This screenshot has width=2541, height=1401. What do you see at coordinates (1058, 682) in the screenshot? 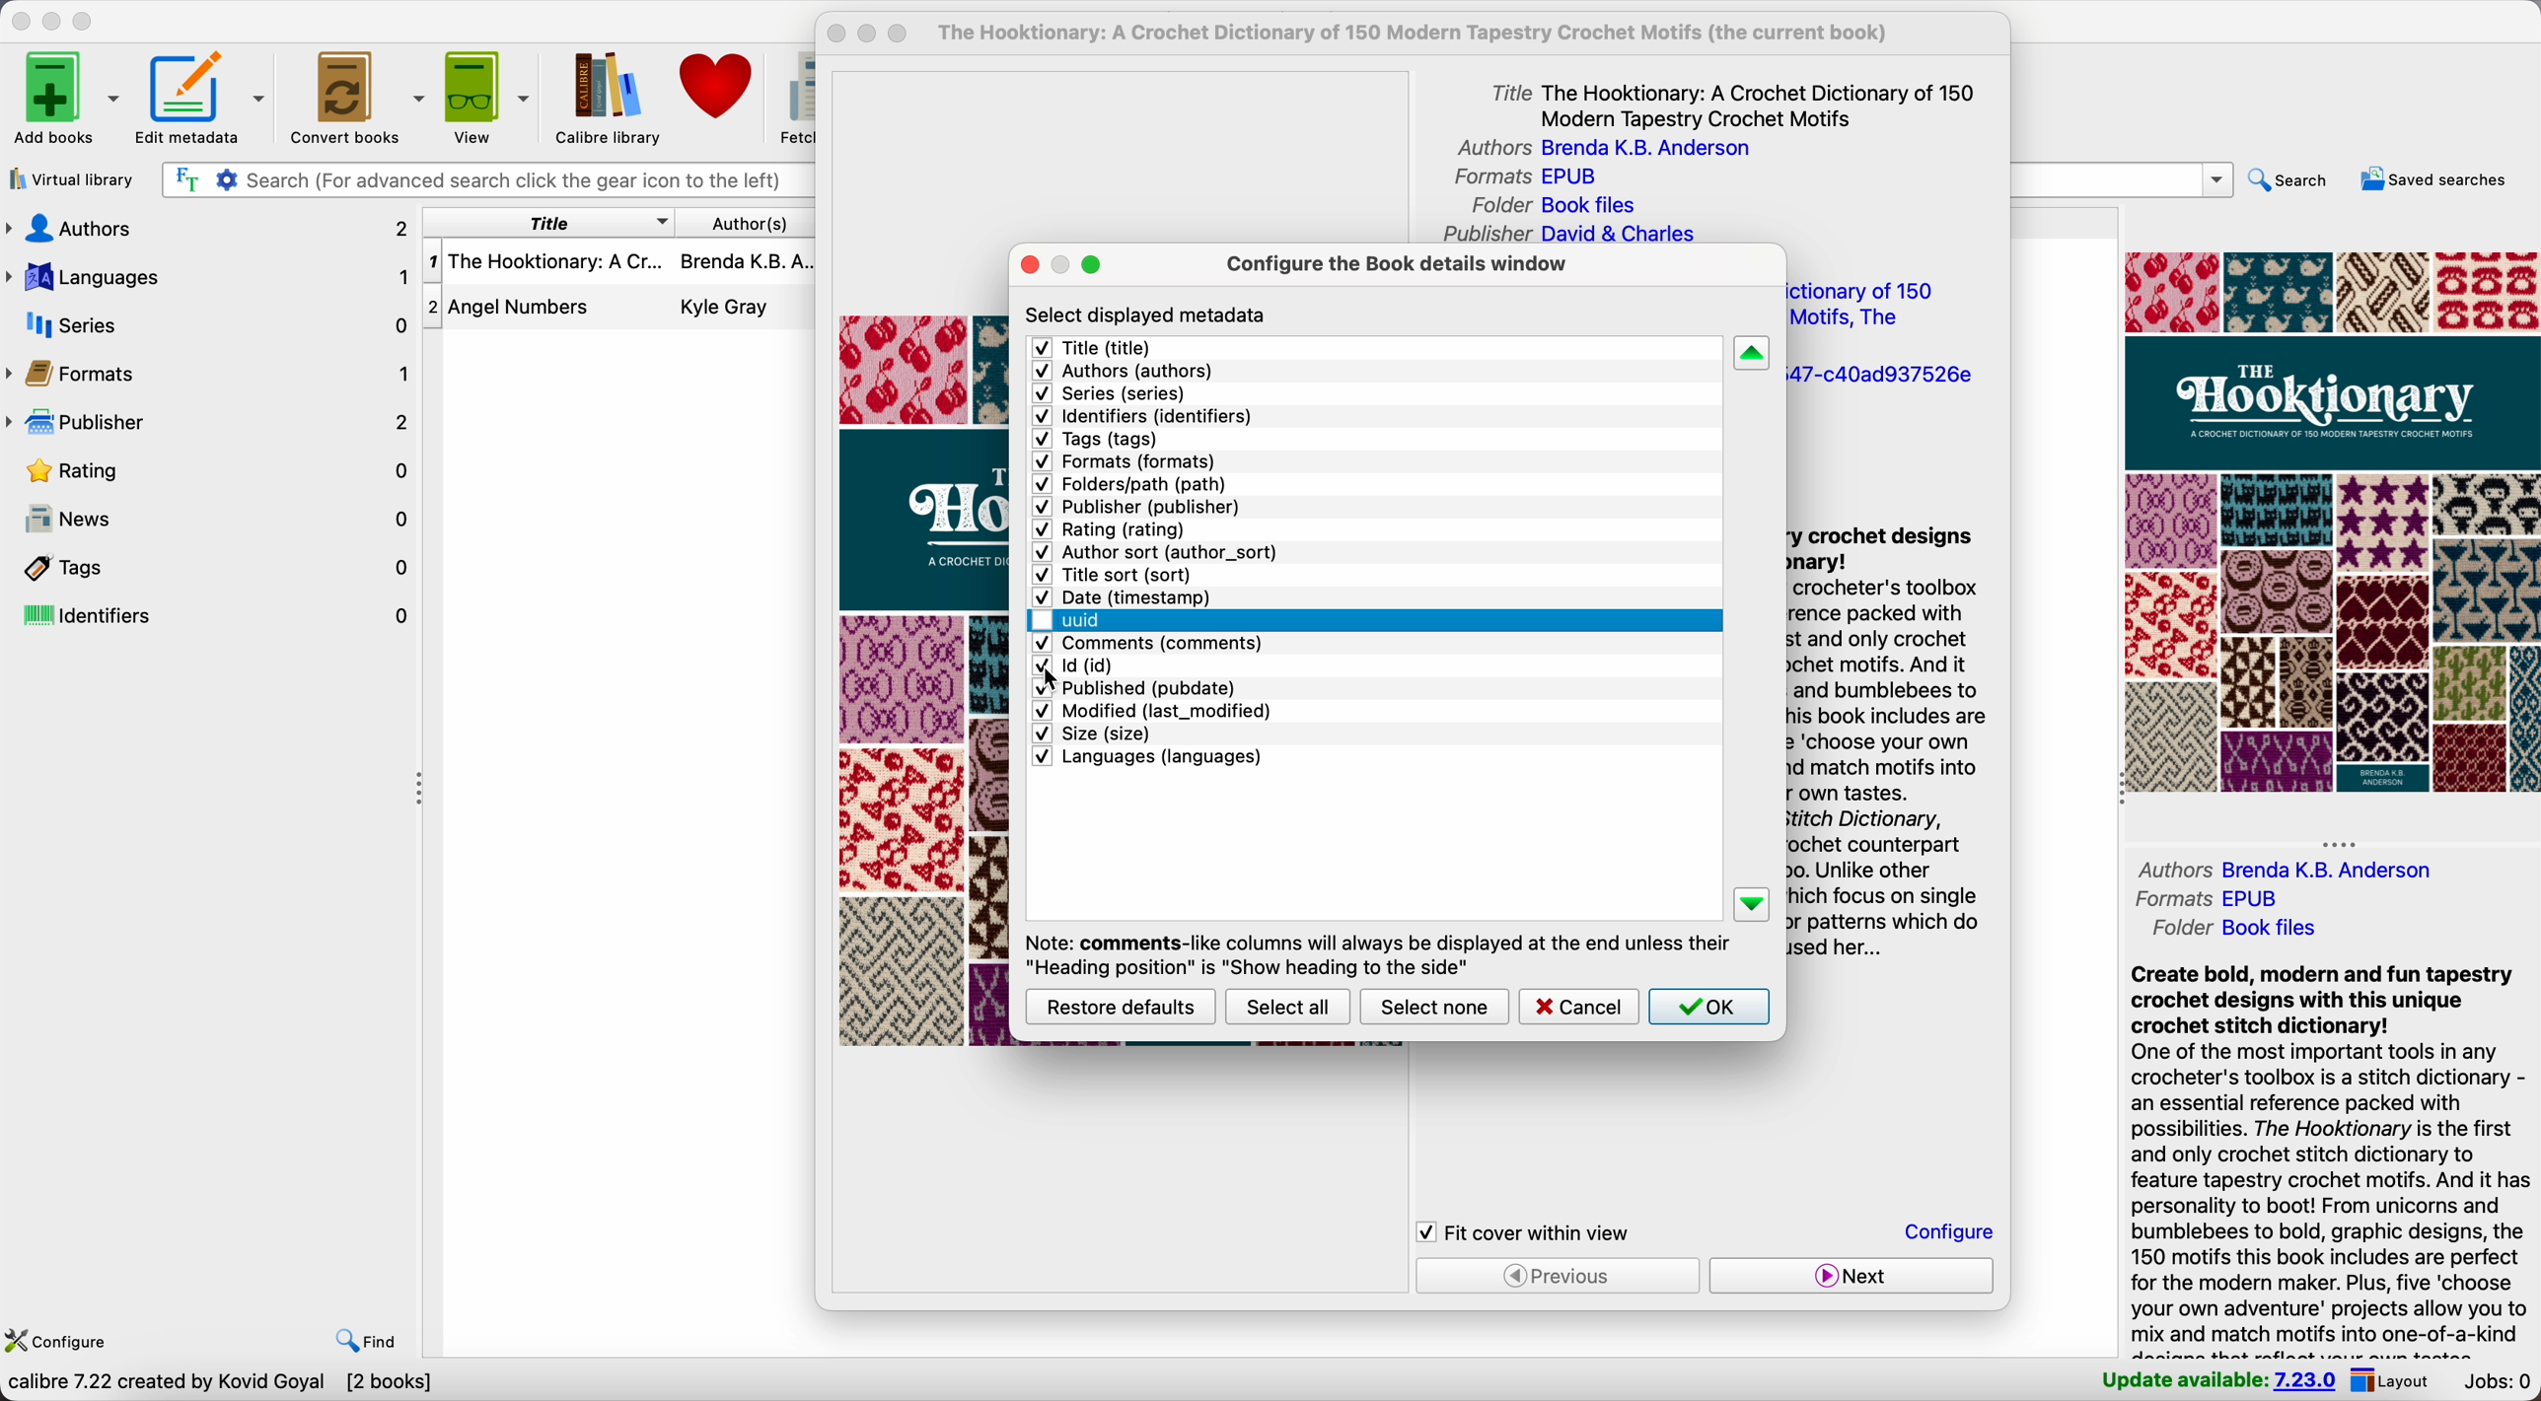
I see `cursor` at bounding box center [1058, 682].